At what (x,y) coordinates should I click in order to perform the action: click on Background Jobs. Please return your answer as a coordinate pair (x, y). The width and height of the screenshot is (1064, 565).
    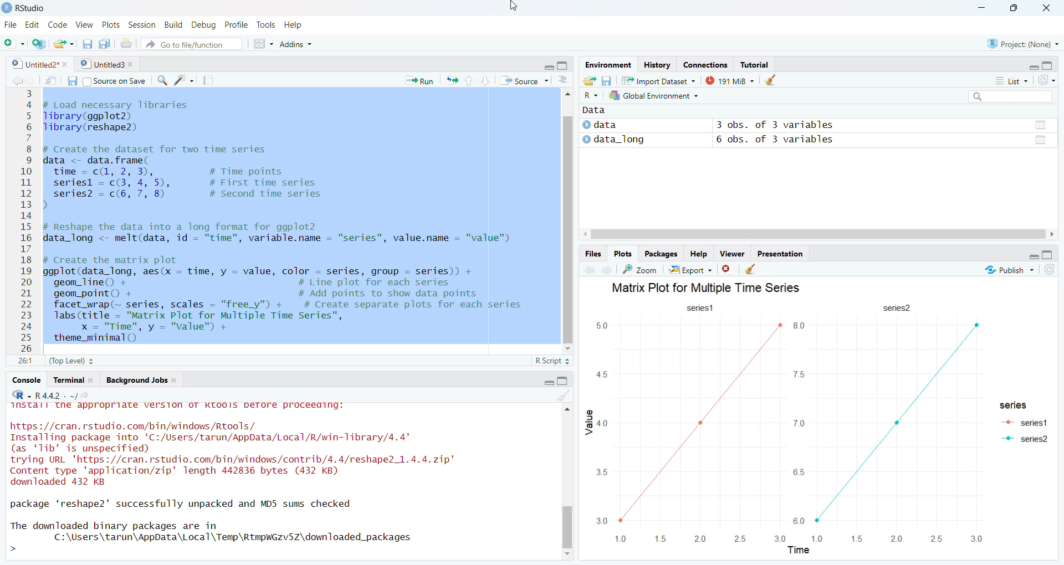
    Looking at the image, I should click on (141, 380).